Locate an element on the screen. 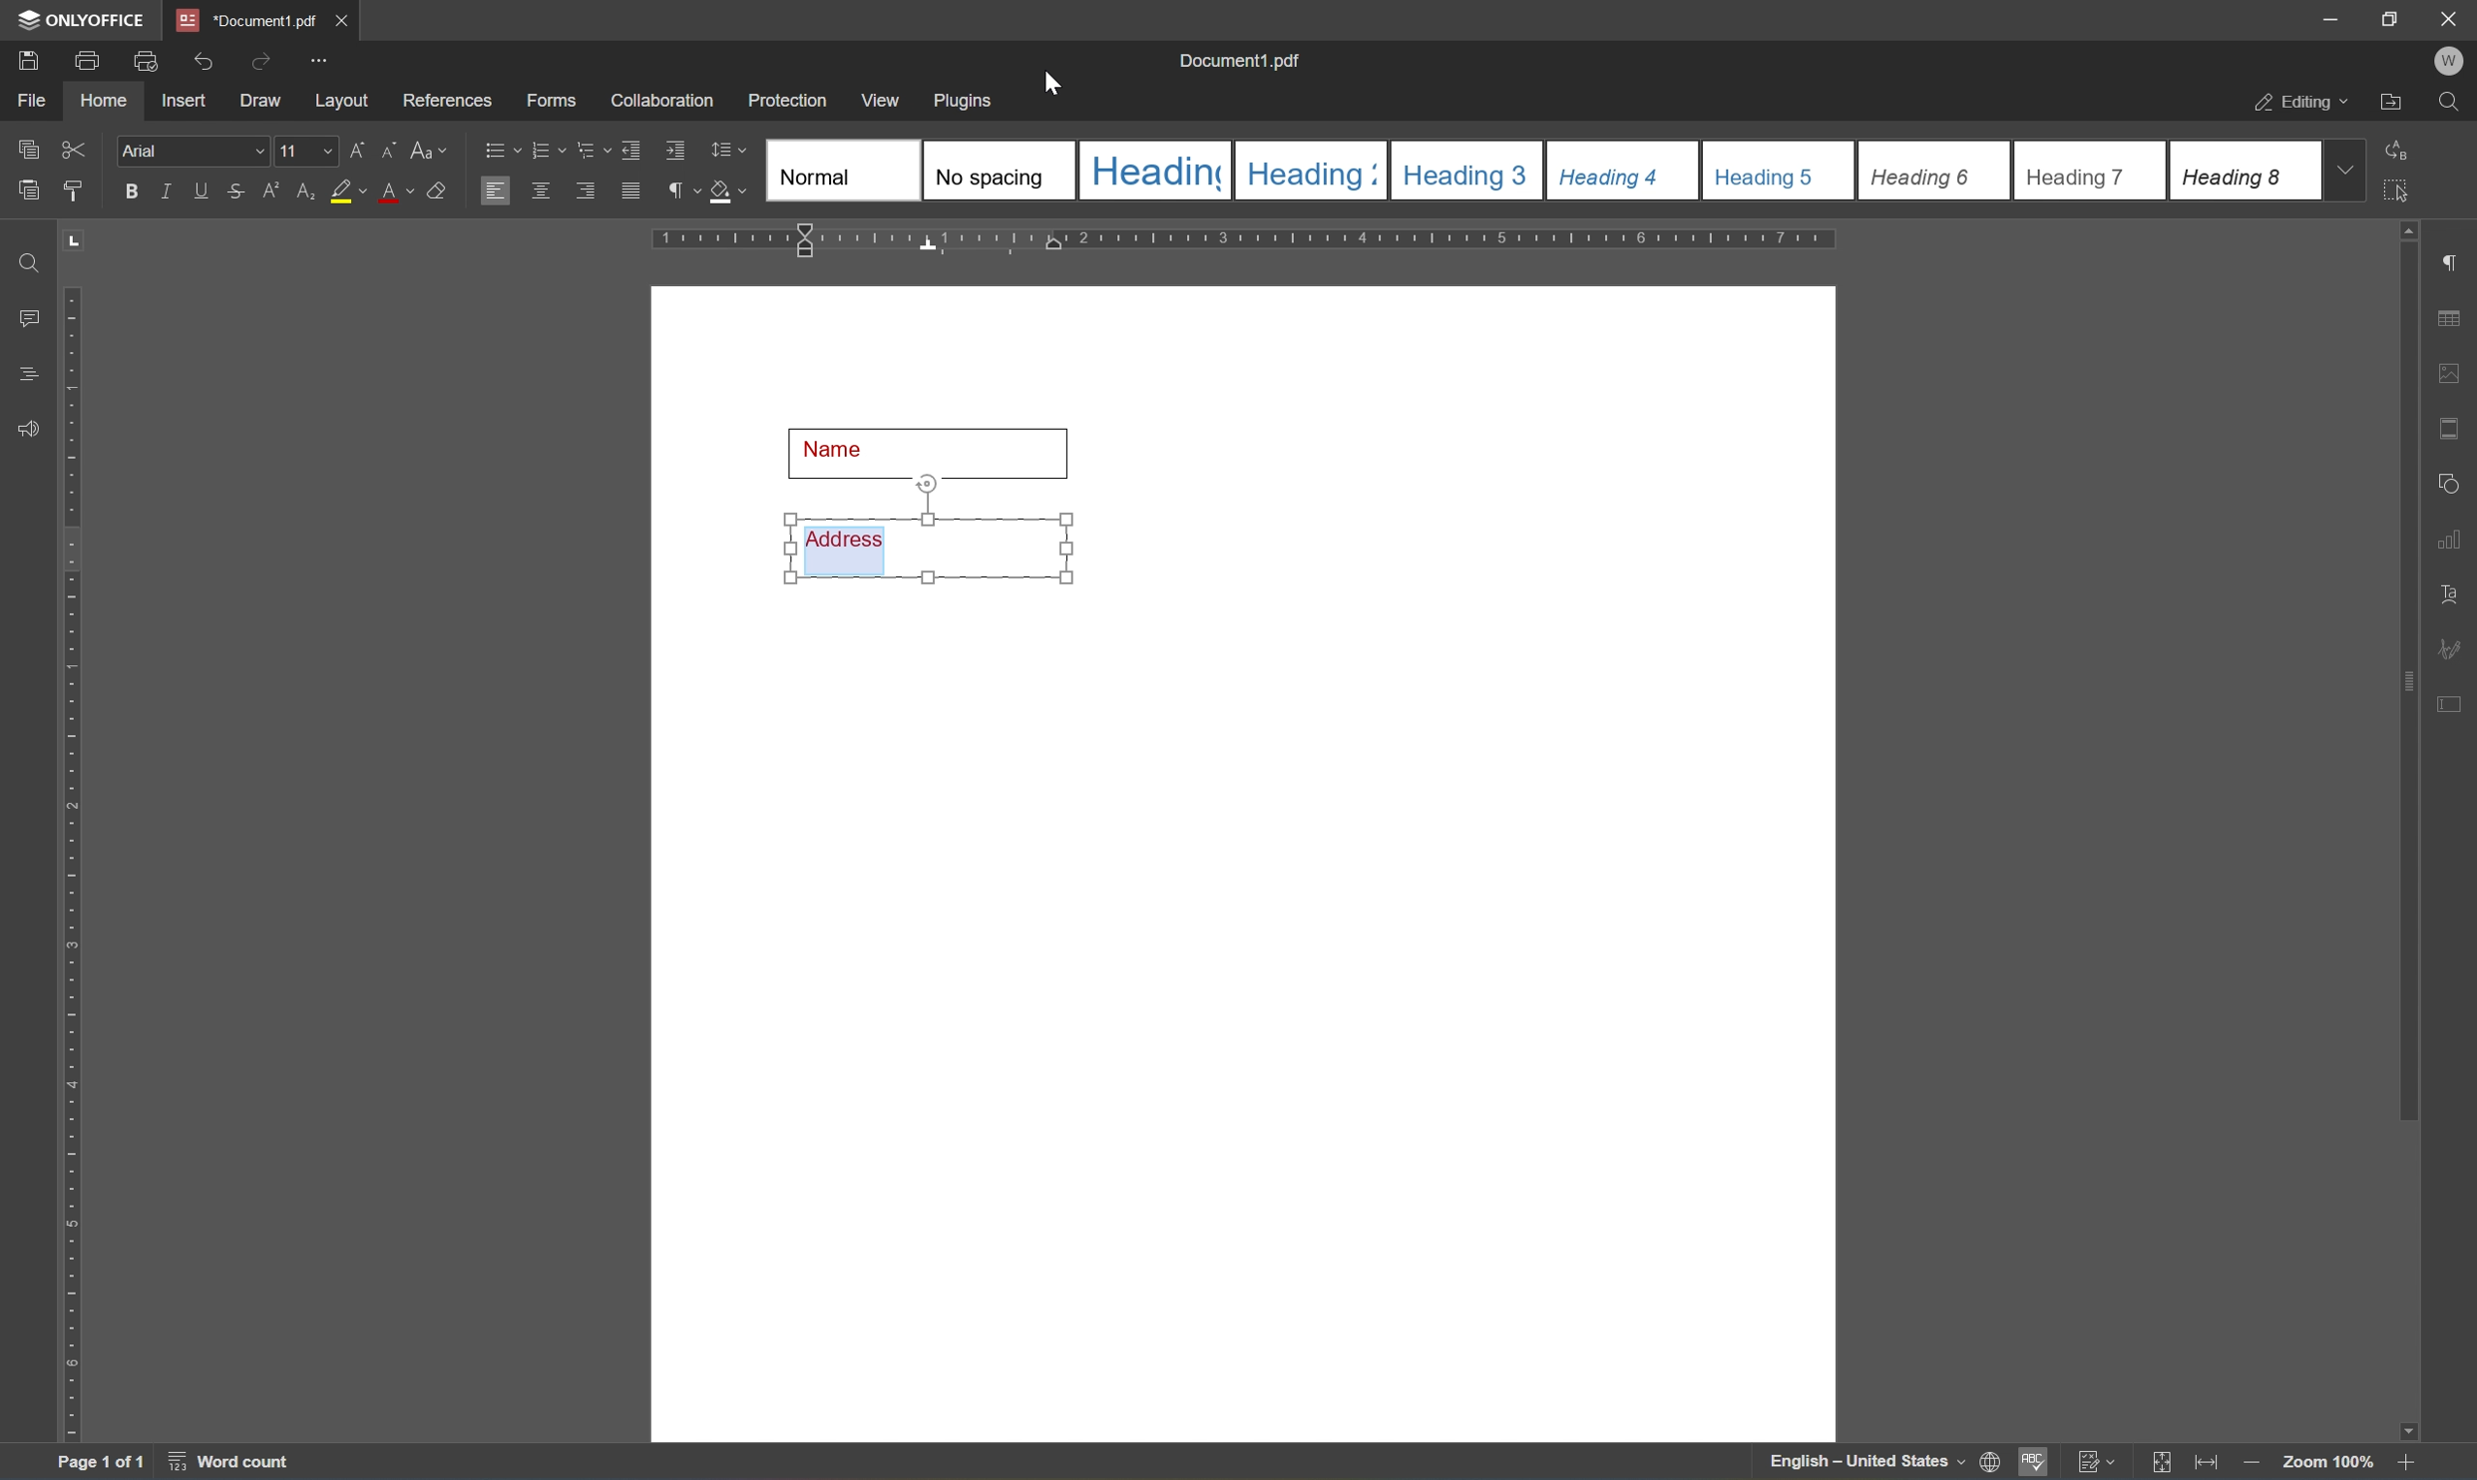  text art settings is located at coordinates (2452, 590).